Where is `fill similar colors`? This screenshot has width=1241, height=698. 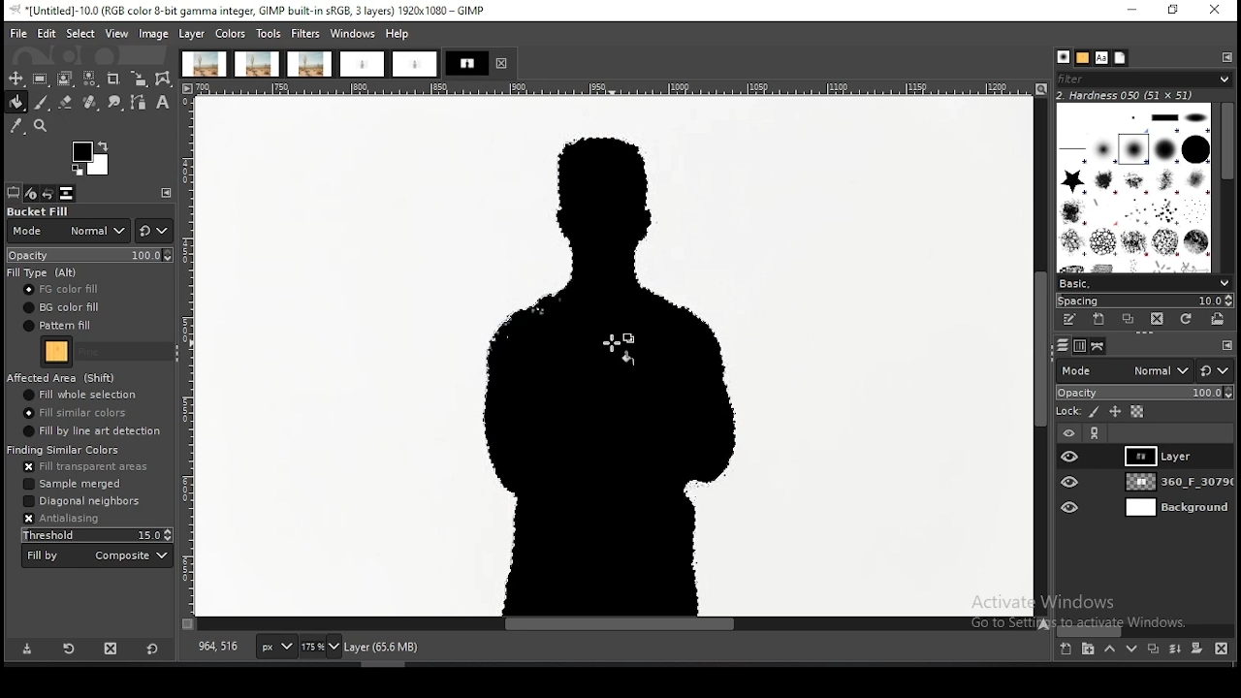
fill similar colors is located at coordinates (75, 412).